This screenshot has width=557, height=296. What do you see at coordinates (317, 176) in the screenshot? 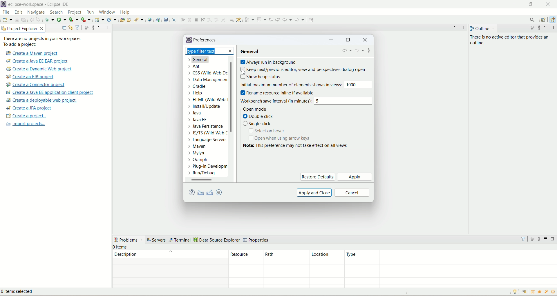
I see `restore defaults` at bounding box center [317, 176].